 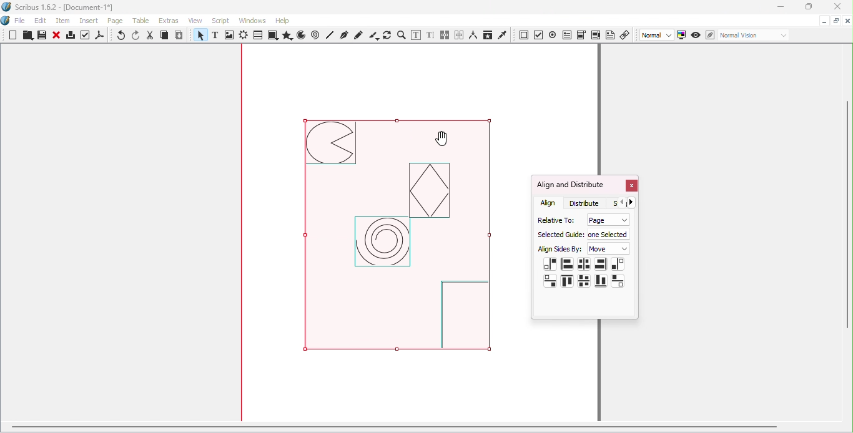 What do you see at coordinates (56, 36) in the screenshot?
I see `Close` at bounding box center [56, 36].